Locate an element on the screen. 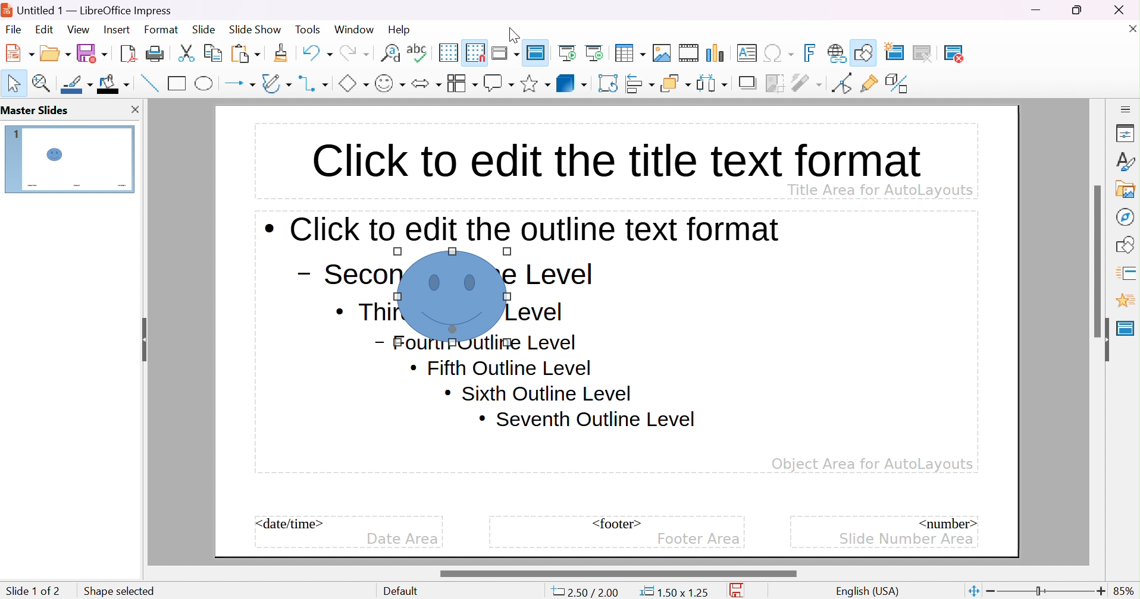  select is located at coordinates (15, 83).